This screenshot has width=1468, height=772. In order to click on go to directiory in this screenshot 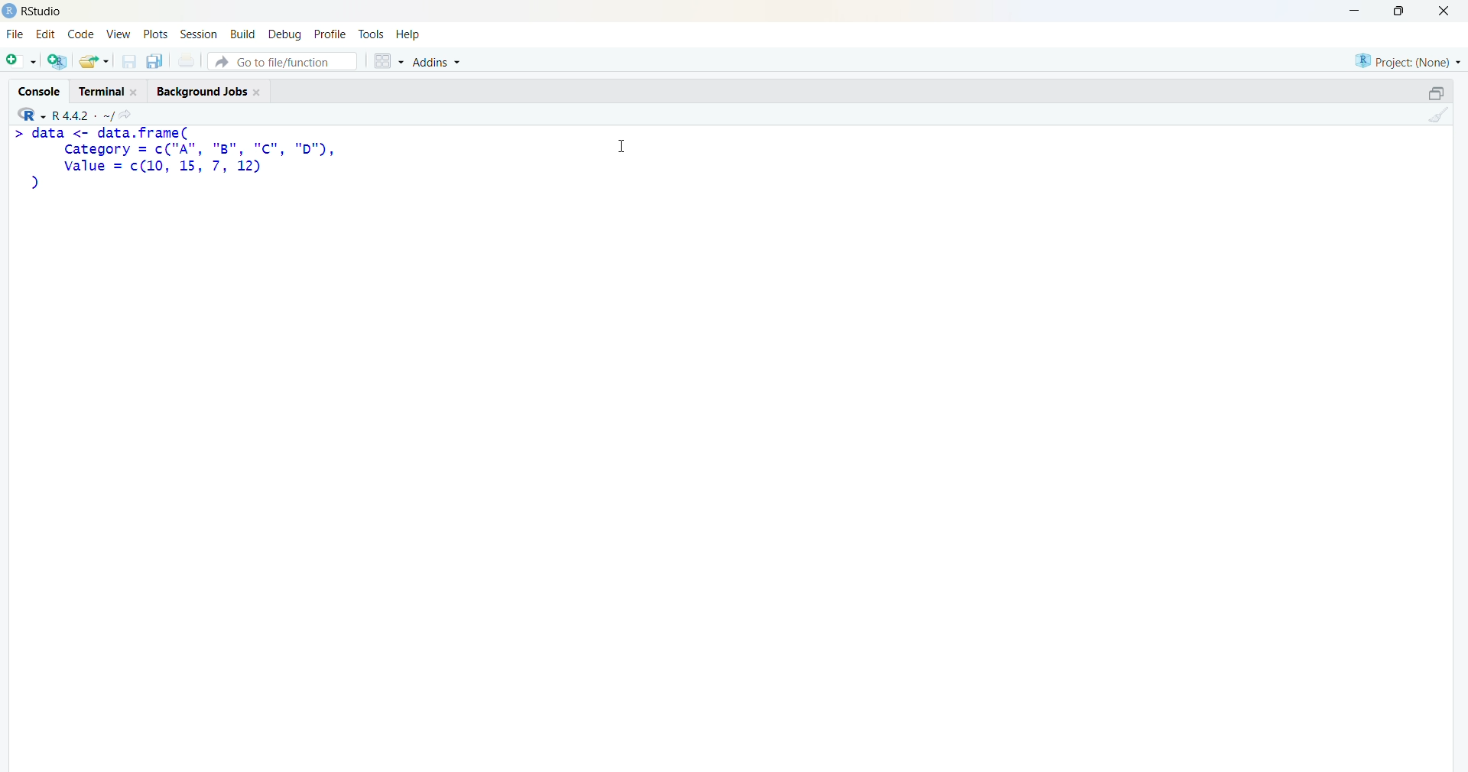, I will do `click(129, 115)`.